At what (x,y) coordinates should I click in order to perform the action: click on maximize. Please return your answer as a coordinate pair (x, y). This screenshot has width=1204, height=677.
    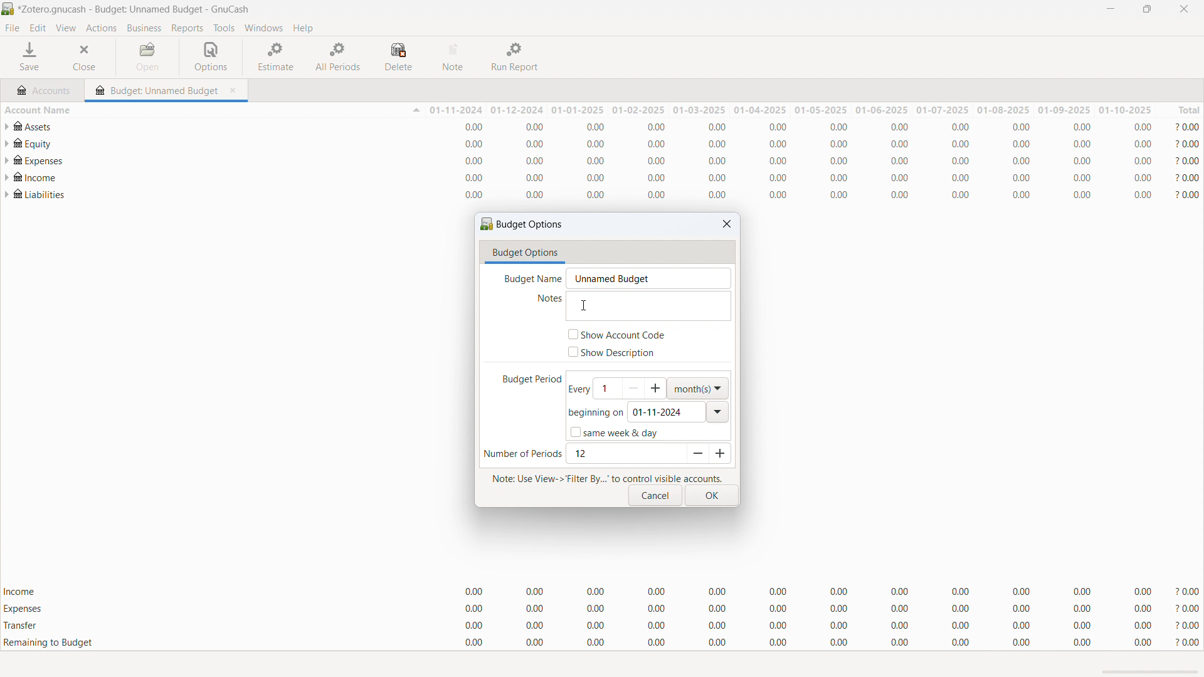
    Looking at the image, I should click on (1146, 9).